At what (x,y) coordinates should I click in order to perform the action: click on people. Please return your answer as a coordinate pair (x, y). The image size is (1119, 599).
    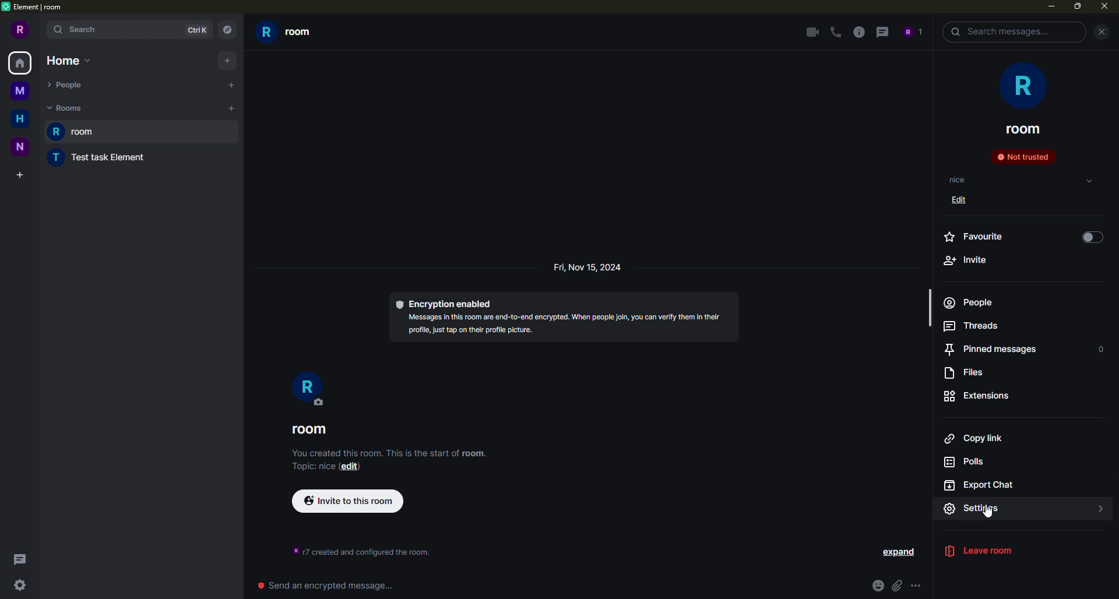
    Looking at the image, I should click on (967, 302).